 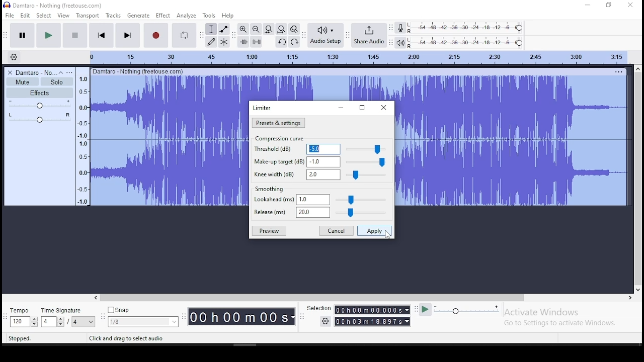 I want to click on fit file to width, so click(x=269, y=29).